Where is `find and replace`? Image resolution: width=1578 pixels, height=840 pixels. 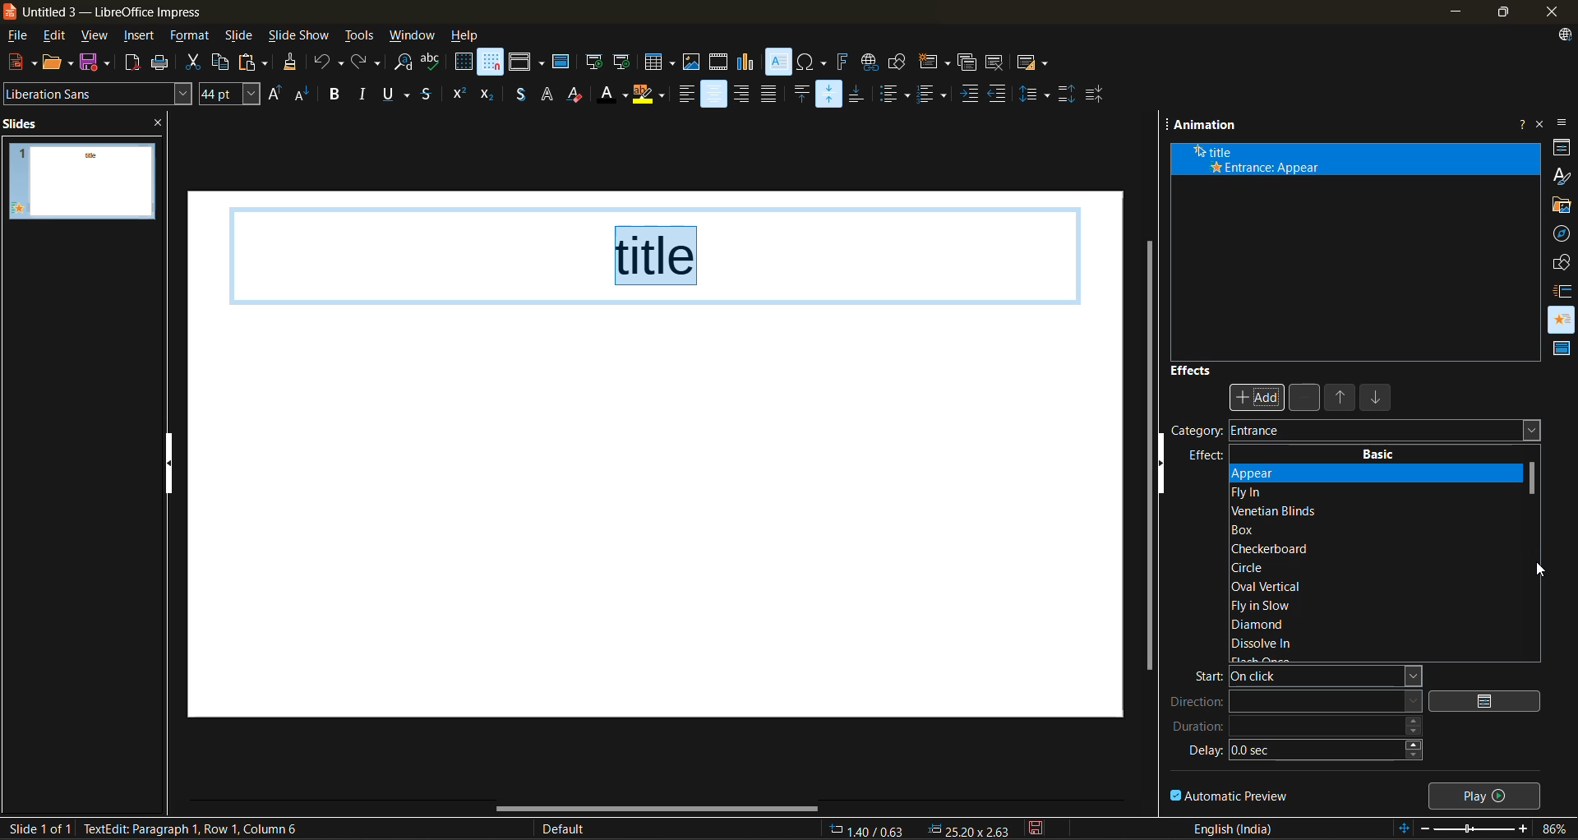 find and replace is located at coordinates (404, 63).